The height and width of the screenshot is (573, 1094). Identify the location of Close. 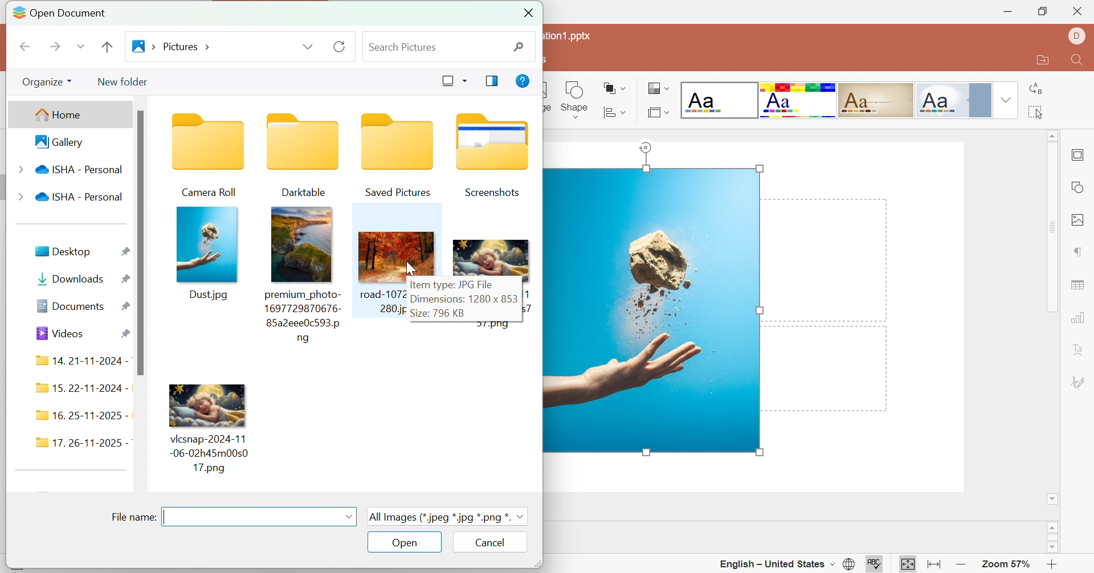
(1080, 10).